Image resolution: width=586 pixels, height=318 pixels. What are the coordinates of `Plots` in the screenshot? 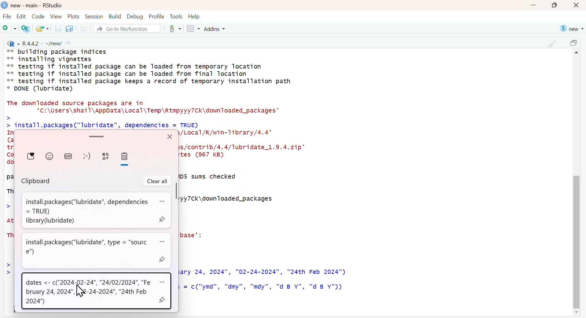 It's located at (74, 16).